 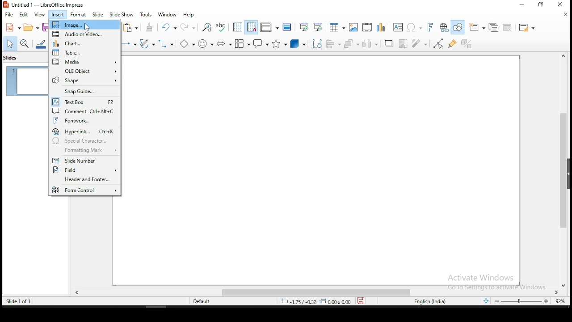 I want to click on crop image, so click(x=421, y=43).